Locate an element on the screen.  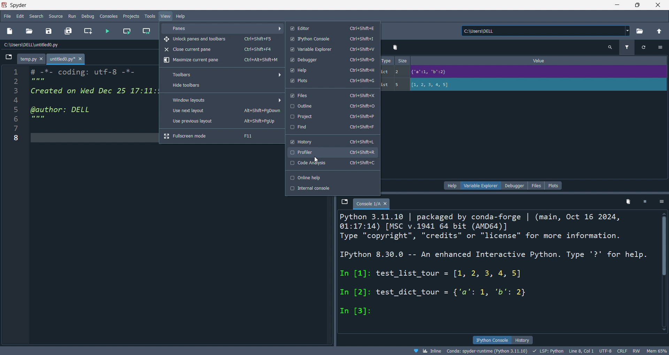
run cell is located at coordinates (126, 31).